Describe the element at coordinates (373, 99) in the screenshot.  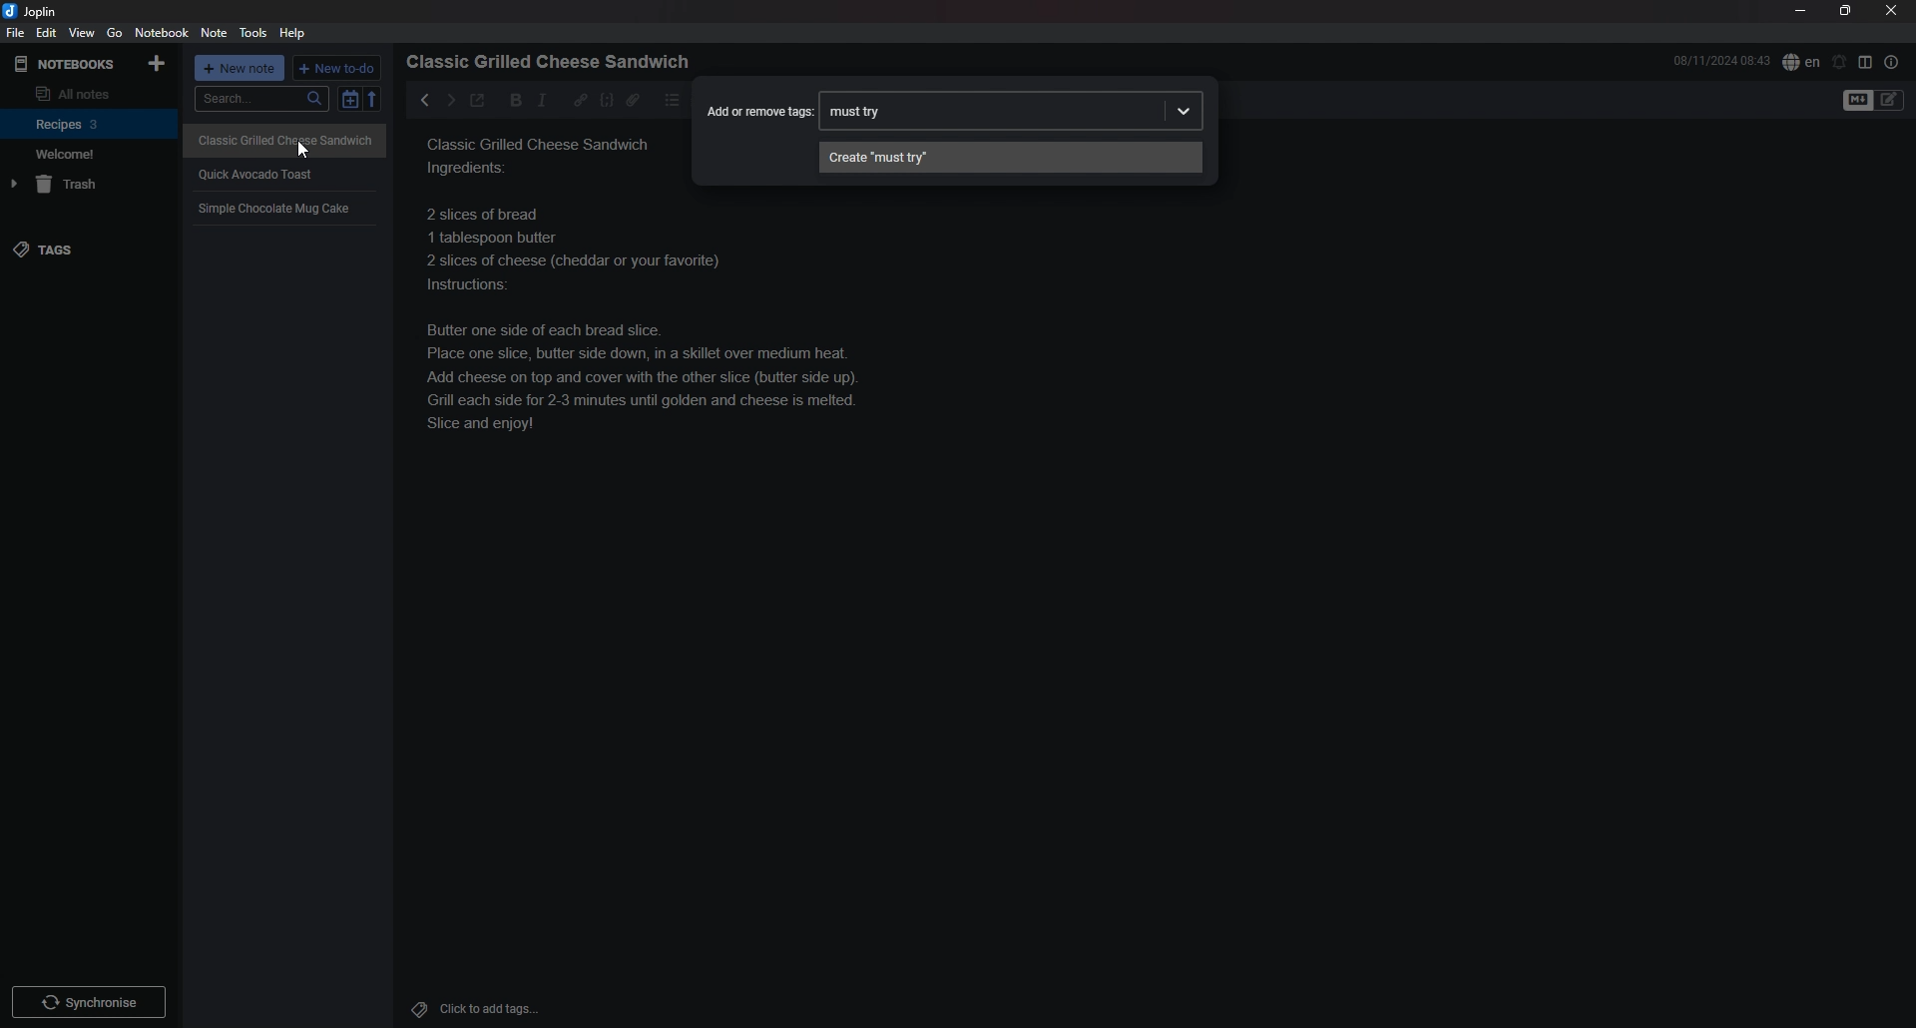
I see `reverse sort order` at that location.